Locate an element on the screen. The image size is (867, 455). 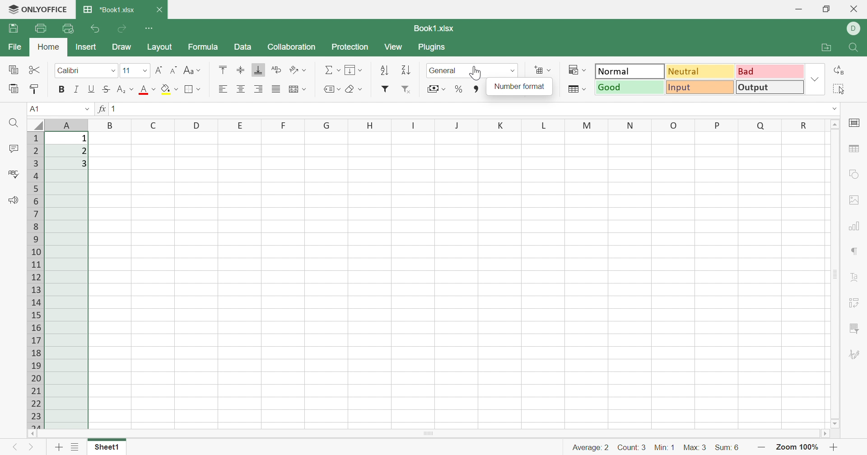
Plugins is located at coordinates (431, 47).